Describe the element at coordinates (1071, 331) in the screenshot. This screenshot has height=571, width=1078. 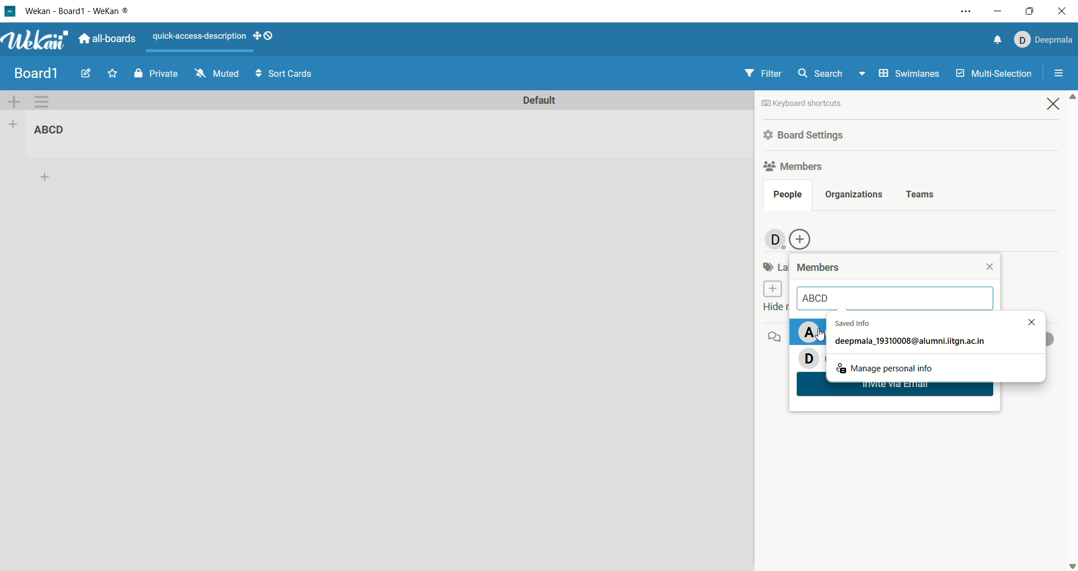
I see `vertical scroll bar` at that location.